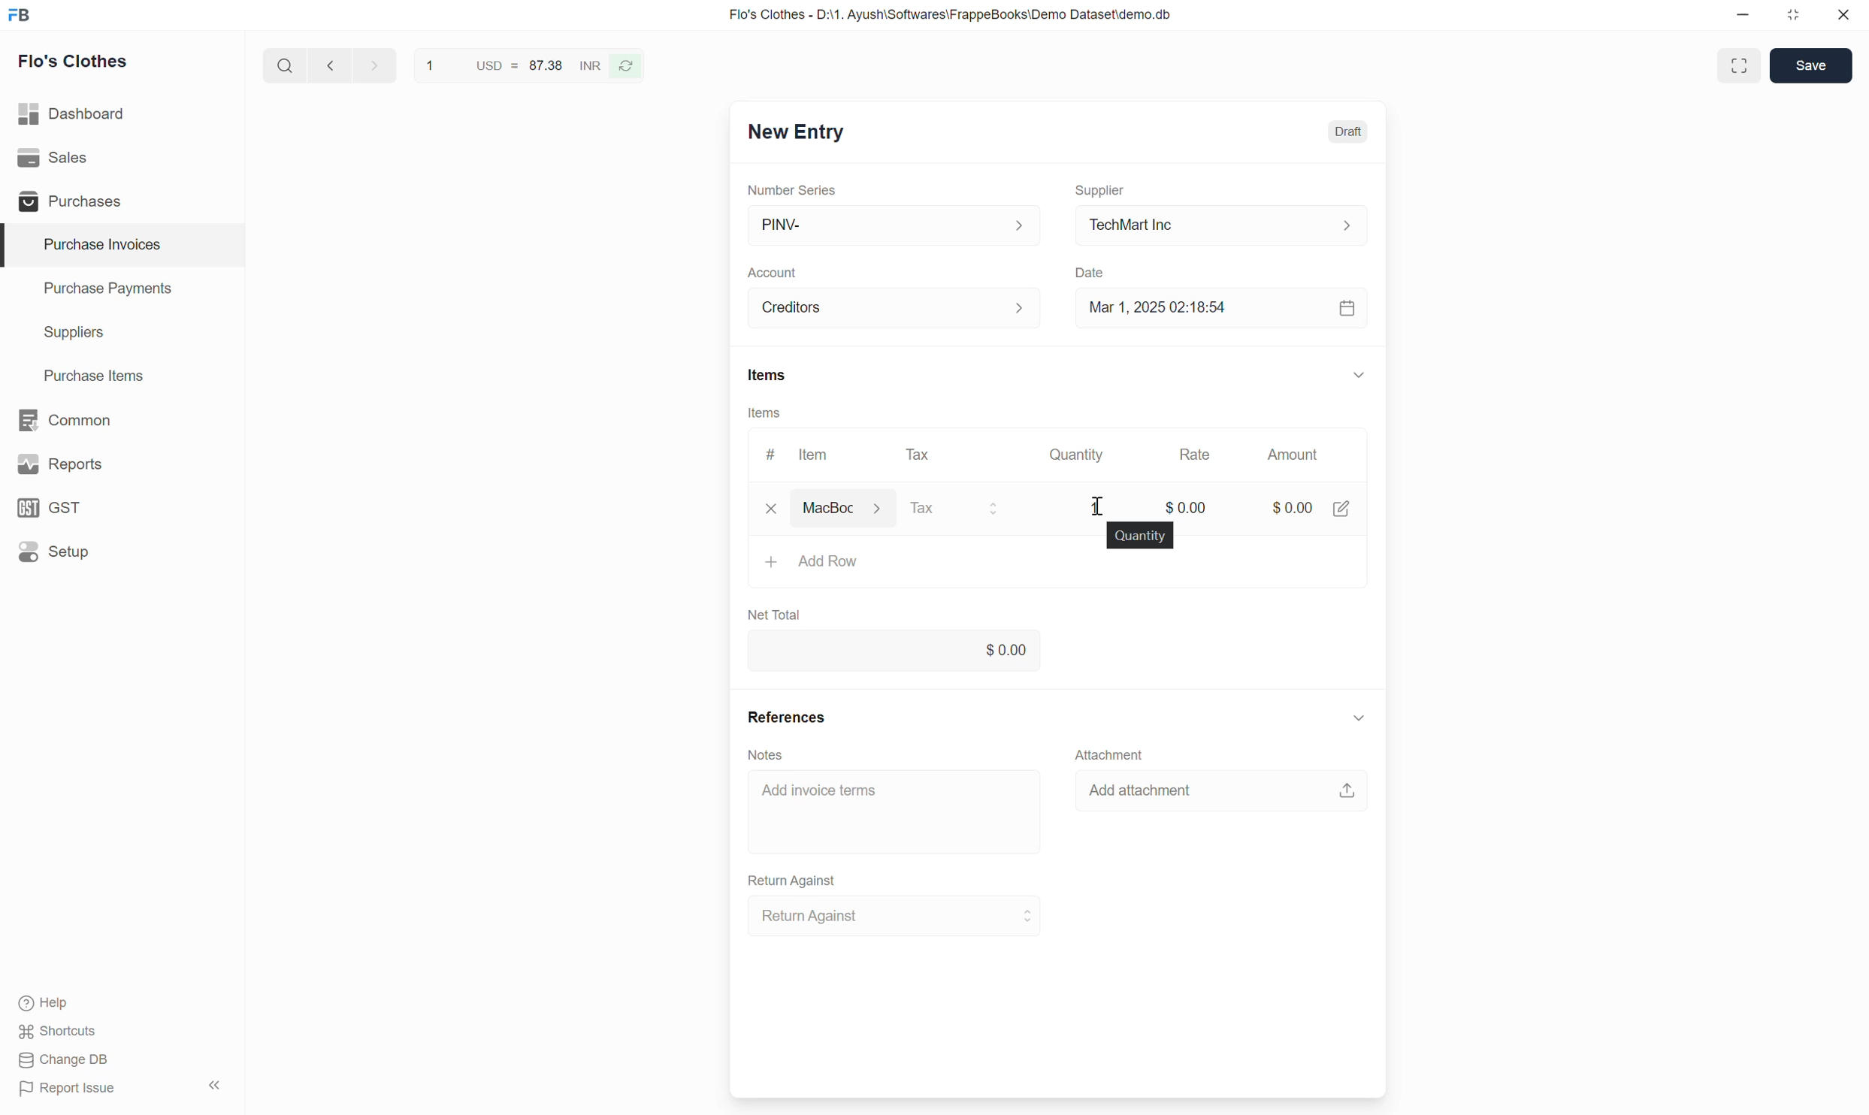 Image resolution: width=1869 pixels, height=1115 pixels. Describe the element at coordinates (286, 65) in the screenshot. I see `Search` at that location.